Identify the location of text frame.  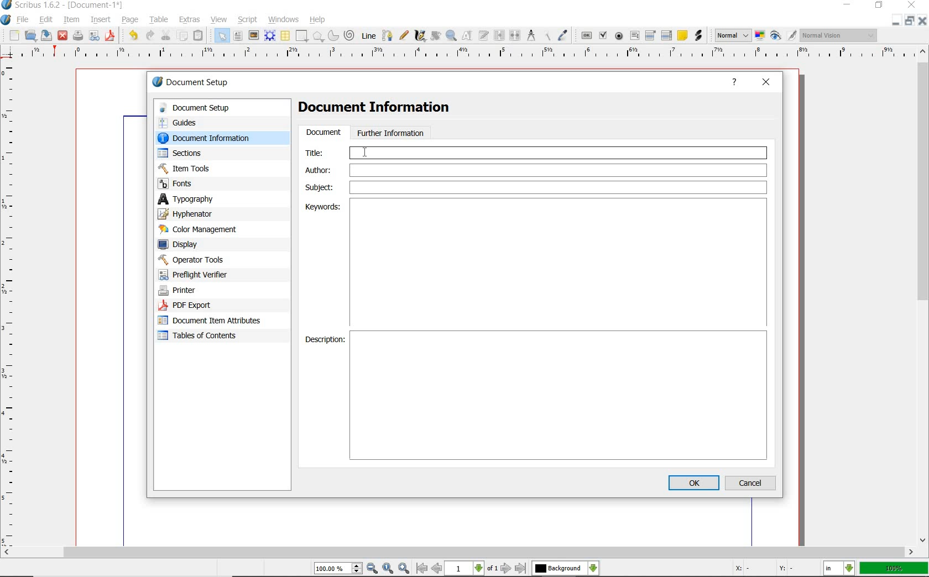
(238, 36).